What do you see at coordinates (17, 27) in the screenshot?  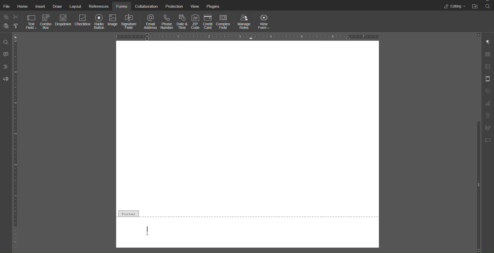 I see `copy style` at bounding box center [17, 27].